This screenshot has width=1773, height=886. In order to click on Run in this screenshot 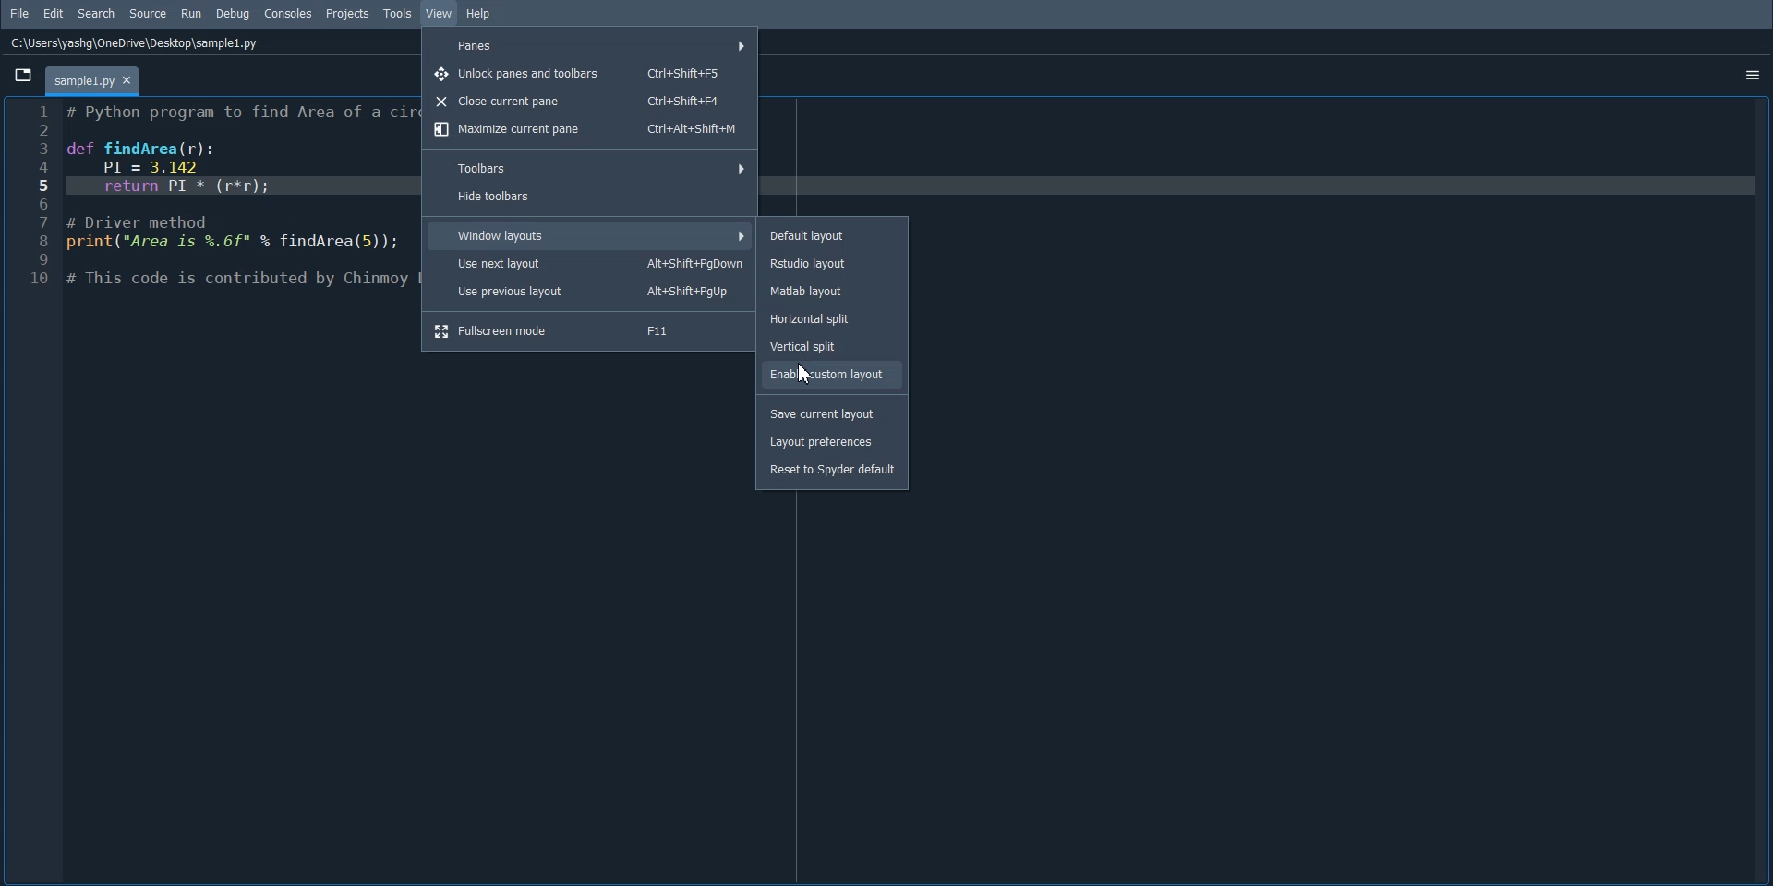, I will do `click(191, 13)`.